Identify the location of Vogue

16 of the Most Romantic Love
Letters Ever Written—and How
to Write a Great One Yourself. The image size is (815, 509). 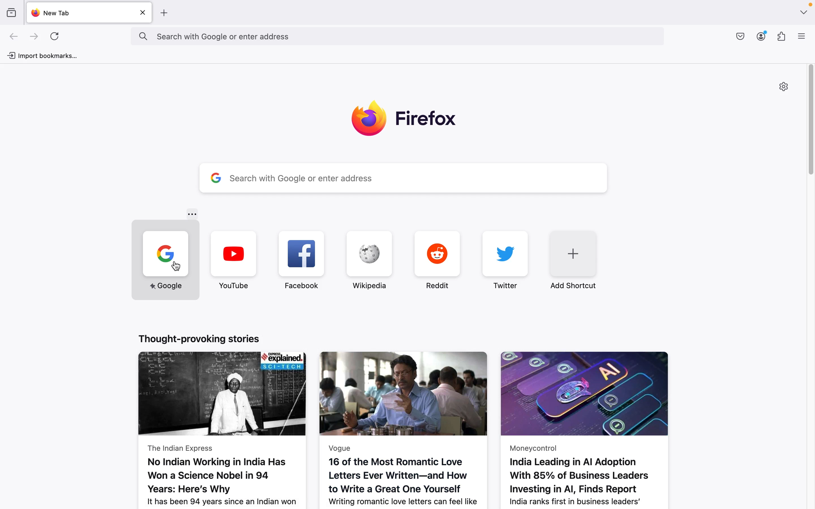
(404, 427).